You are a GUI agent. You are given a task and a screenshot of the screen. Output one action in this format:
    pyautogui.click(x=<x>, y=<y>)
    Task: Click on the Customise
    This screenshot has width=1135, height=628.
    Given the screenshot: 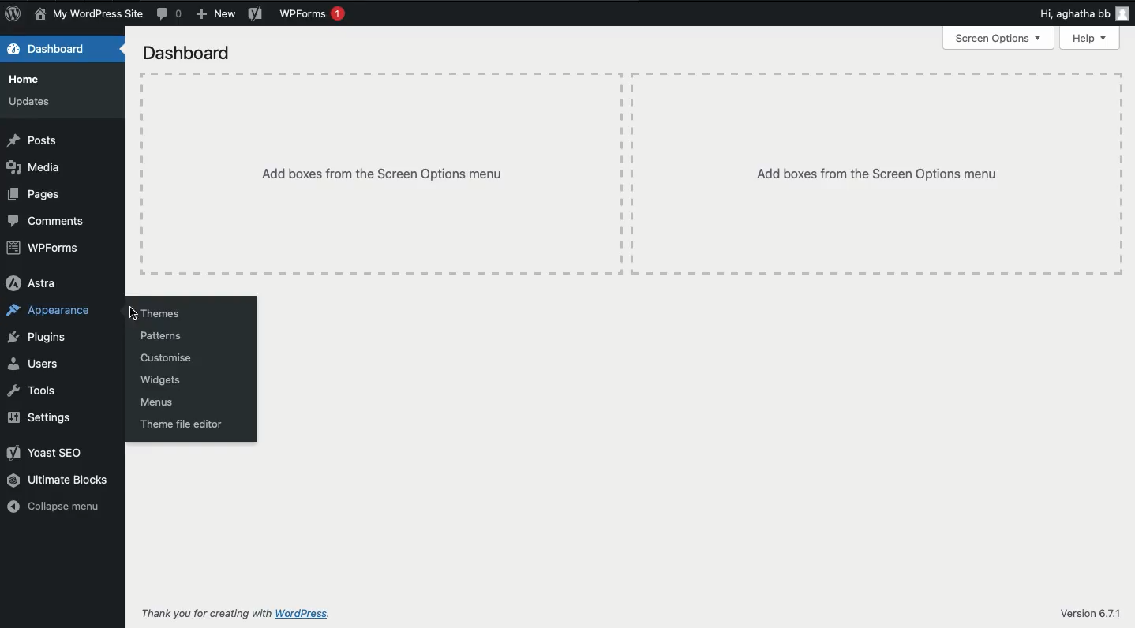 What is the action you would take?
    pyautogui.click(x=165, y=357)
    